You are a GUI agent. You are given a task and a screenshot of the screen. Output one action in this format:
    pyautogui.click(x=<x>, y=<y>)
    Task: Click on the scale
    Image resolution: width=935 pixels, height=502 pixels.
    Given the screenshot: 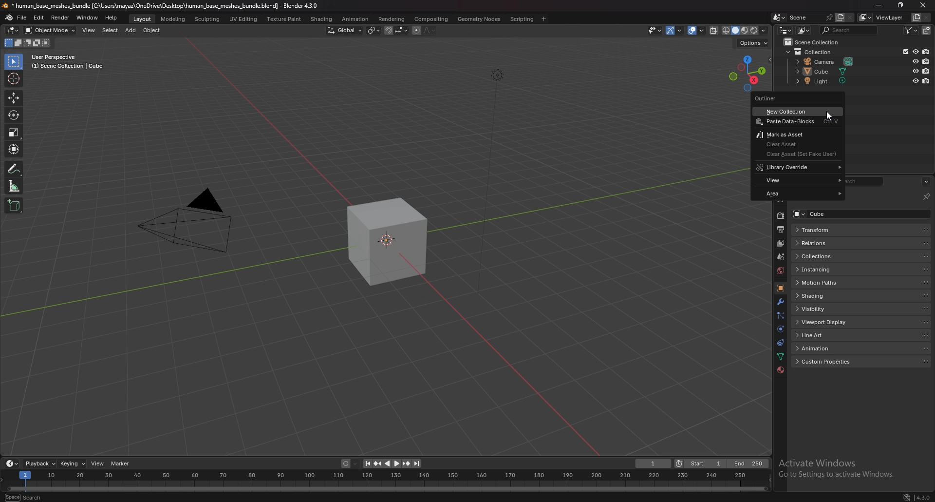 What is the action you would take?
    pyautogui.click(x=15, y=133)
    